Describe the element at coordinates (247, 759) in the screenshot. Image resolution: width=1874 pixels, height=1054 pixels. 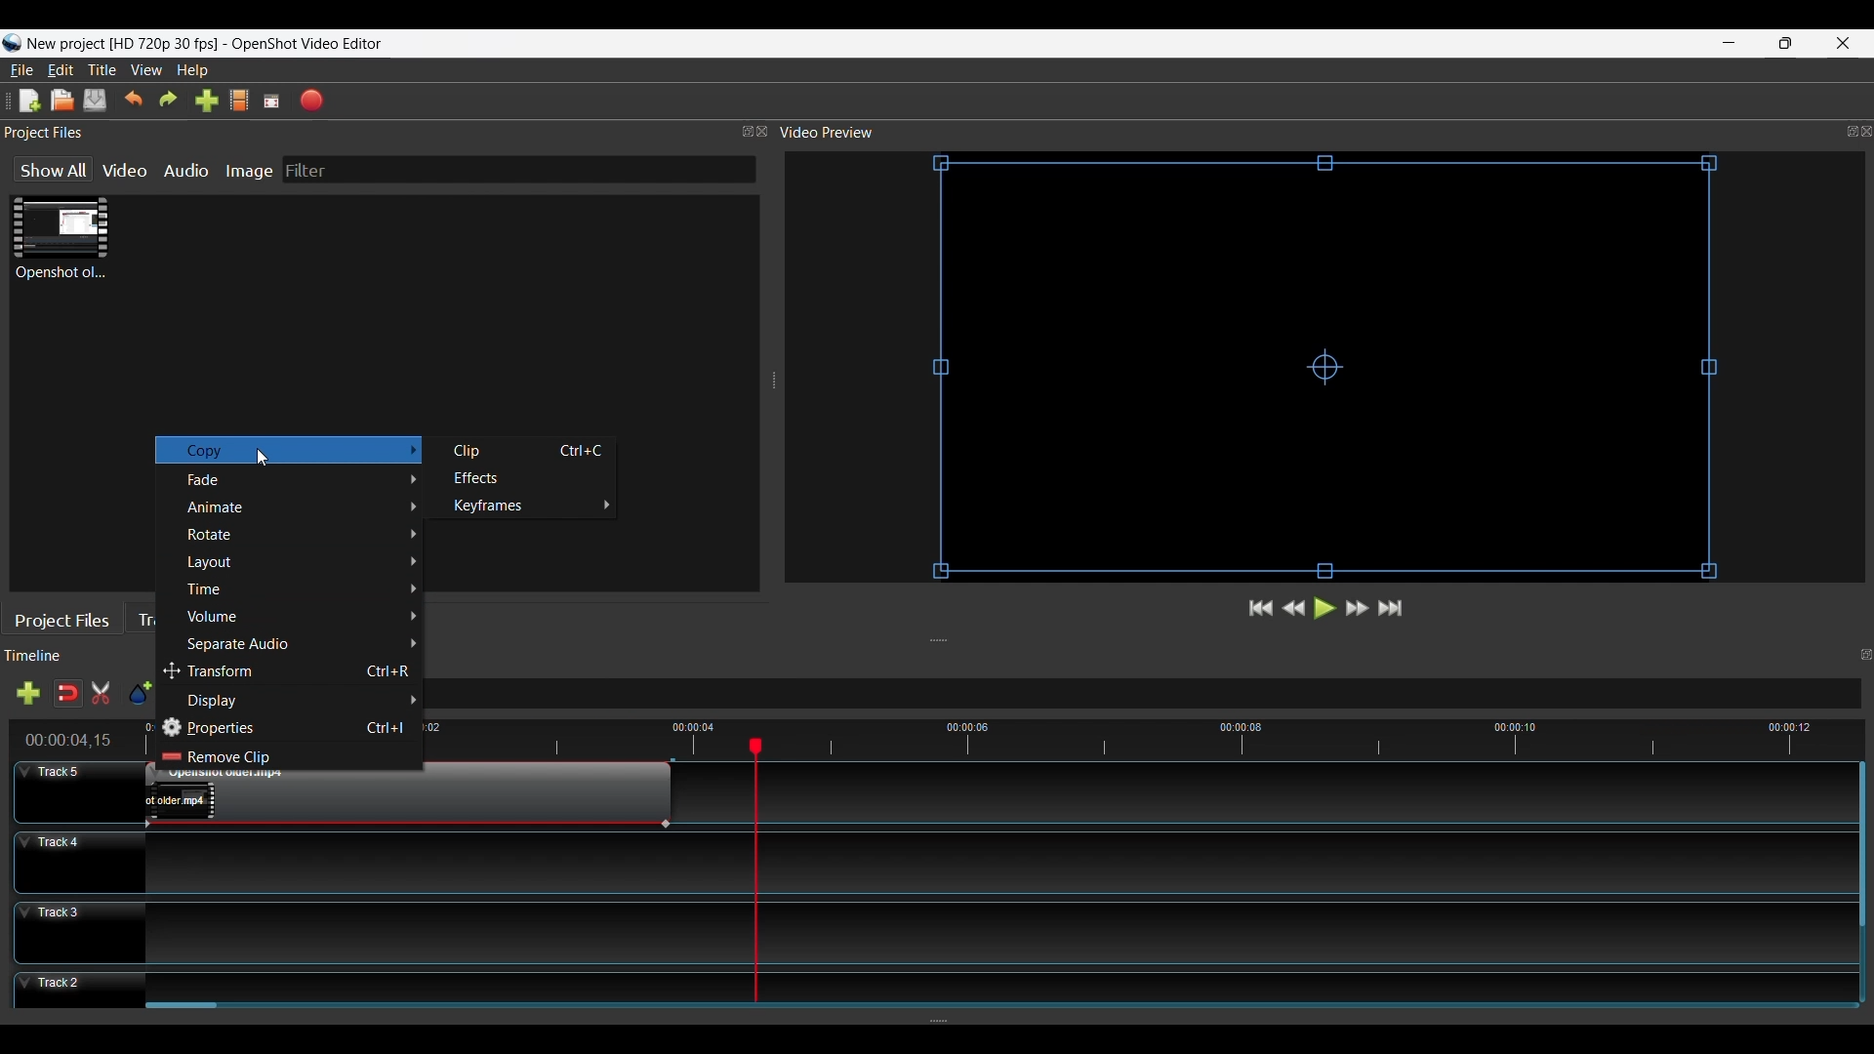
I see `Remove Clip` at that location.